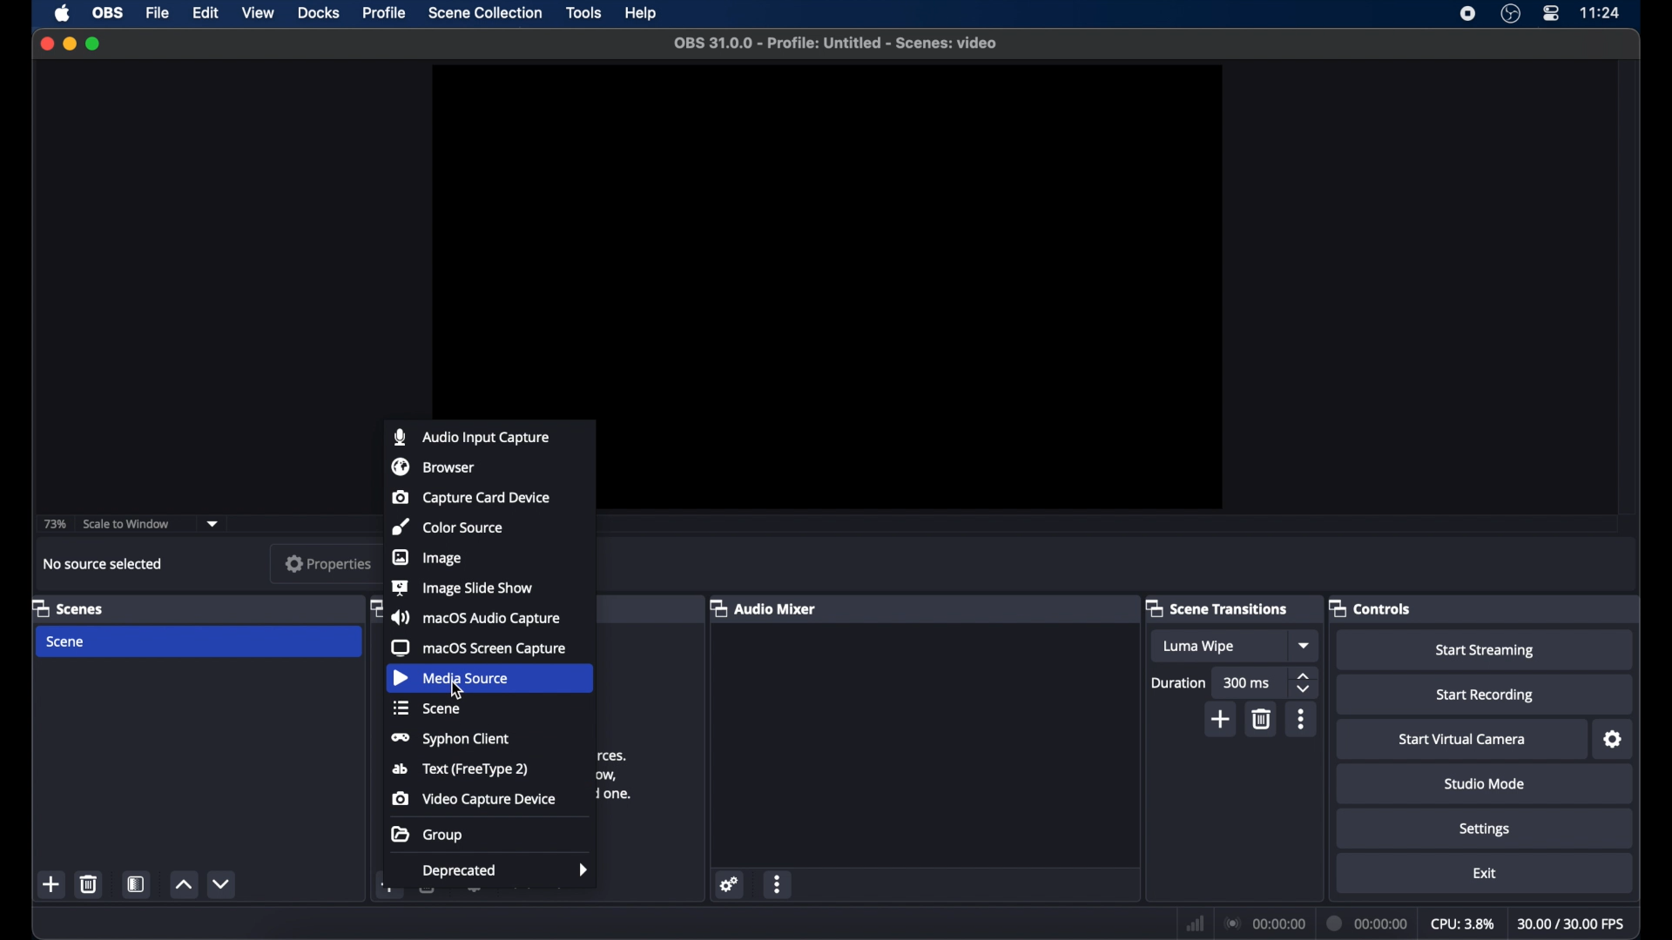 The width and height of the screenshot is (1672, 940). What do you see at coordinates (449, 527) in the screenshot?
I see `color source` at bounding box center [449, 527].